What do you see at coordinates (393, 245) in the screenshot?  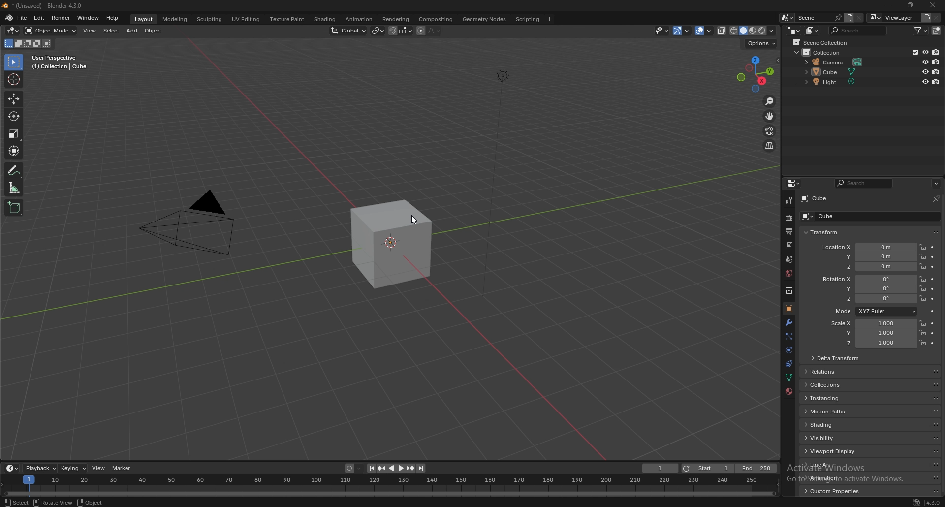 I see `cube` at bounding box center [393, 245].